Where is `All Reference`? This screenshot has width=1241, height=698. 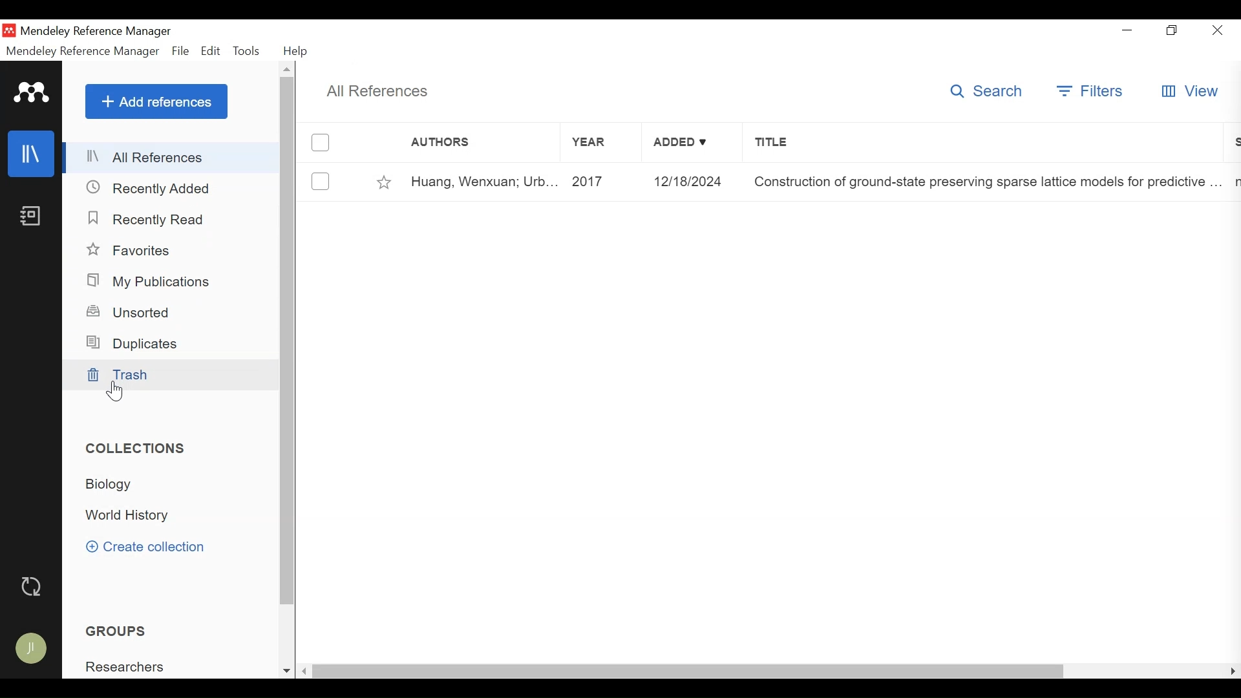
All Reference is located at coordinates (173, 158).